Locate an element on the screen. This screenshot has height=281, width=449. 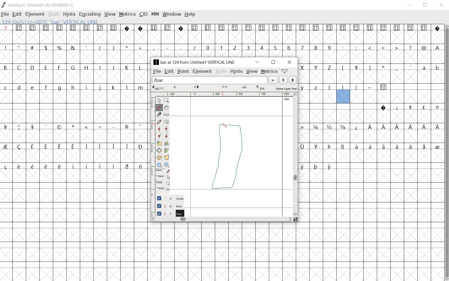
close is located at coordinates (442, 5).